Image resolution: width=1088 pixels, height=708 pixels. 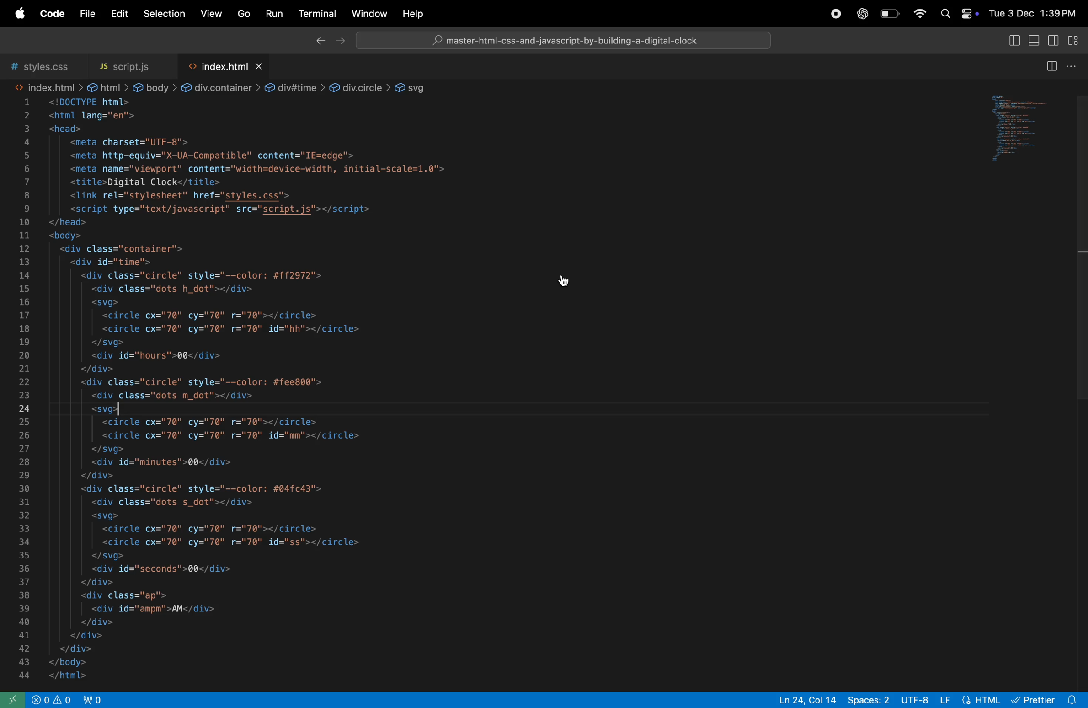 What do you see at coordinates (19, 14) in the screenshot?
I see `apple menu` at bounding box center [19, 14].